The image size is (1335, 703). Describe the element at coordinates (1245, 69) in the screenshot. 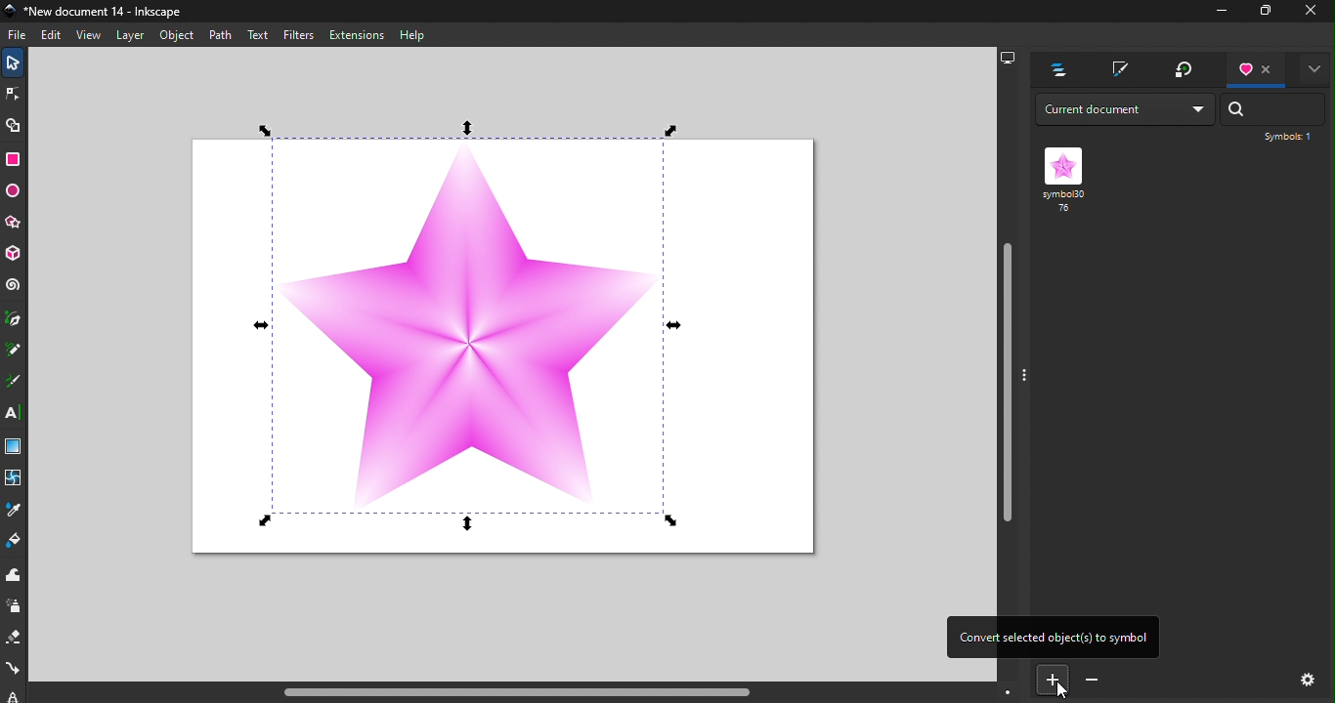

I see `Symbols` at that location.